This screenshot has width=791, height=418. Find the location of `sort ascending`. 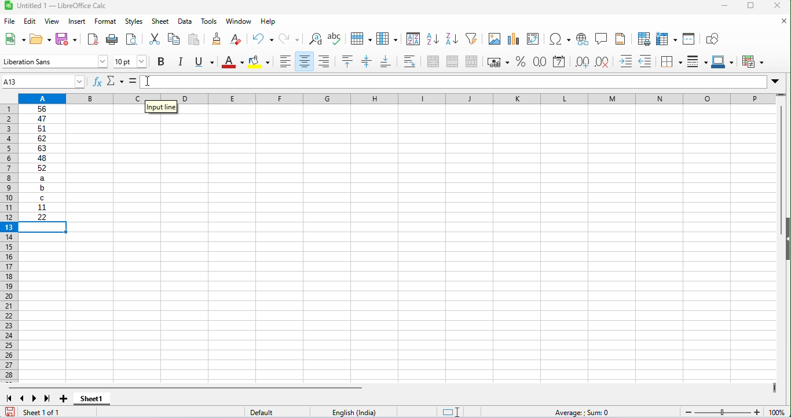

sort ascending is located at coordinates (432, 39).